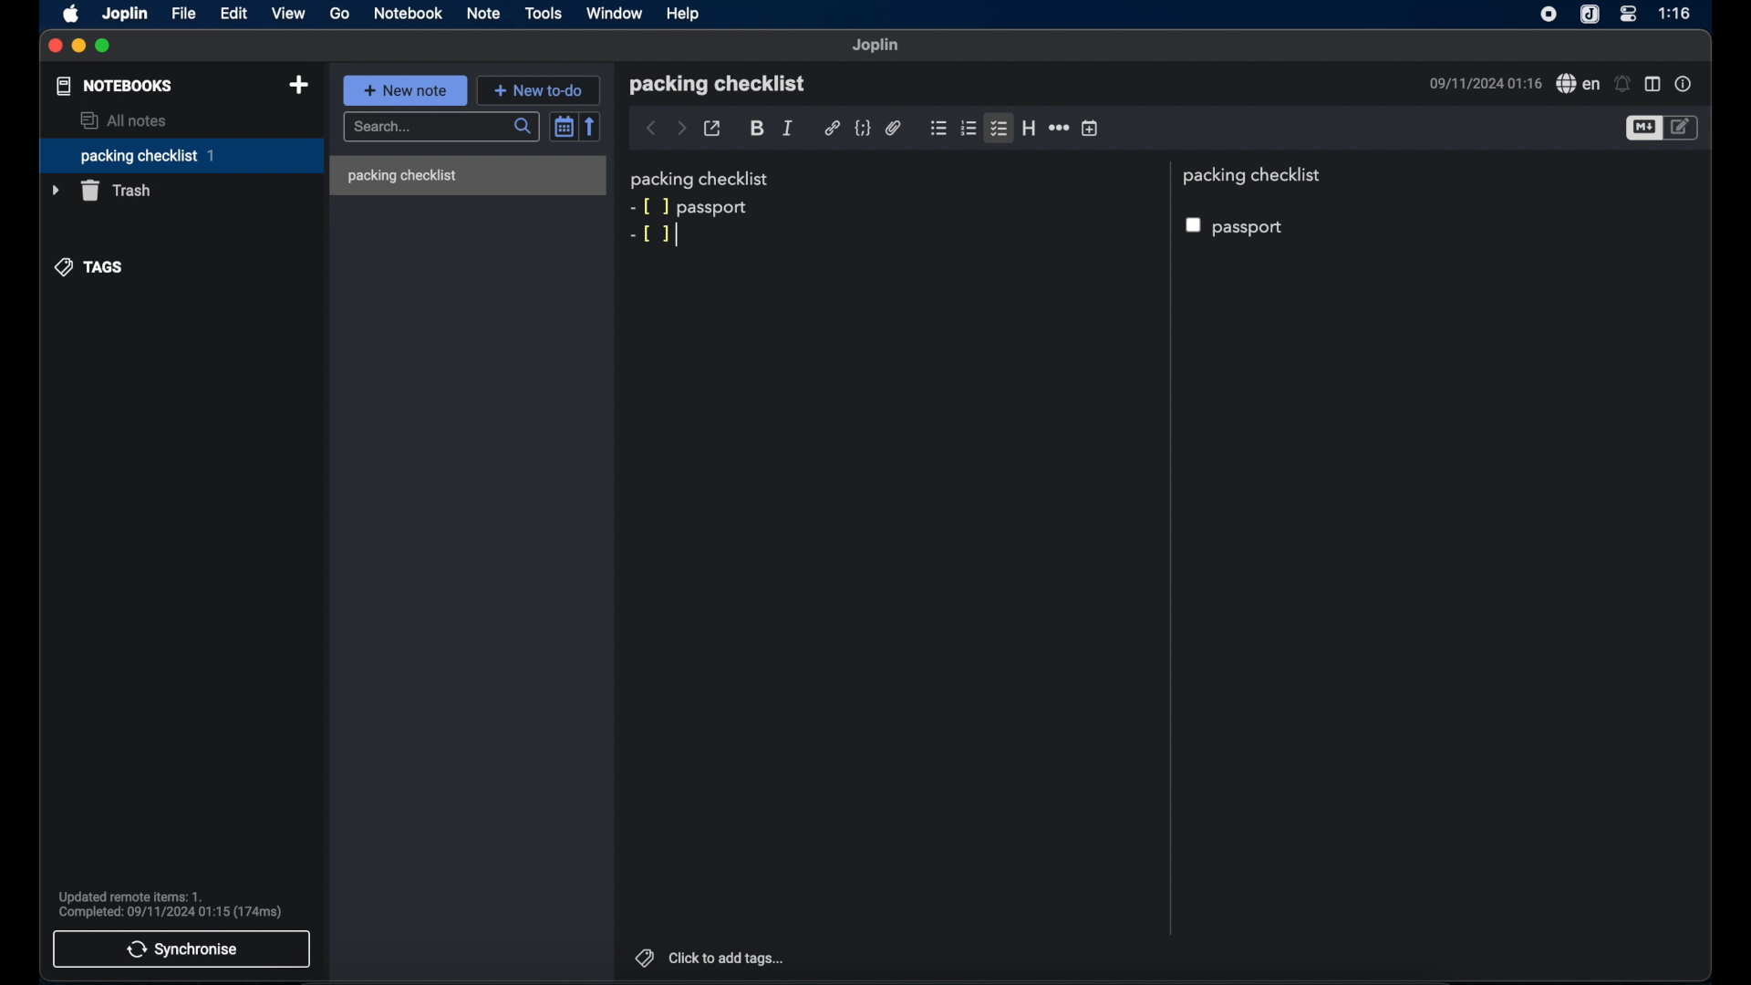 Image resolution: width=1751 pixels, height=985 pixels. I want to click on new notebook, so click(298, 85).